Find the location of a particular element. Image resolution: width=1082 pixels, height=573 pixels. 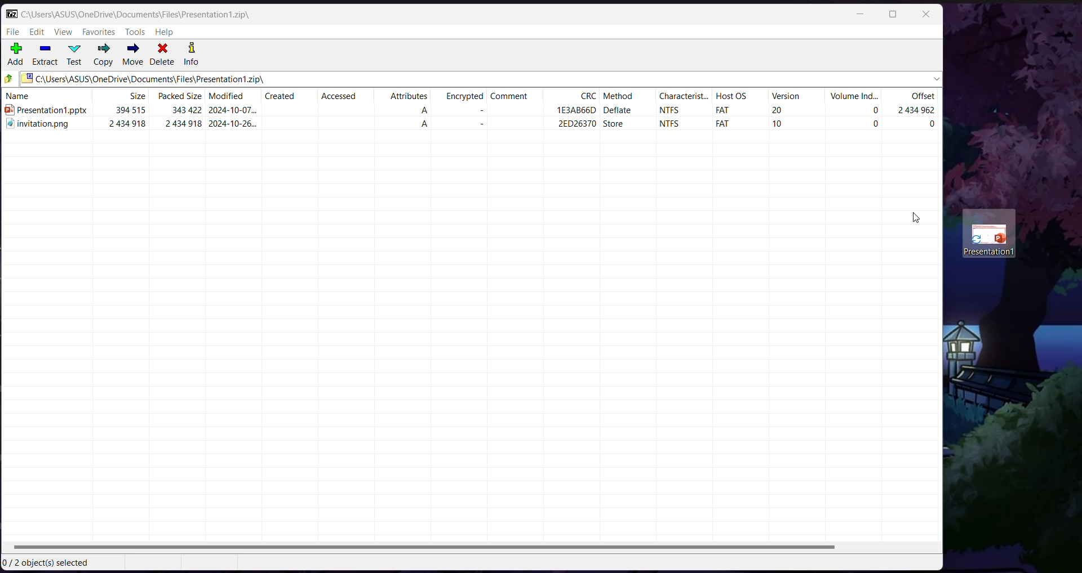

Offset is located at coordinates (921, 97).